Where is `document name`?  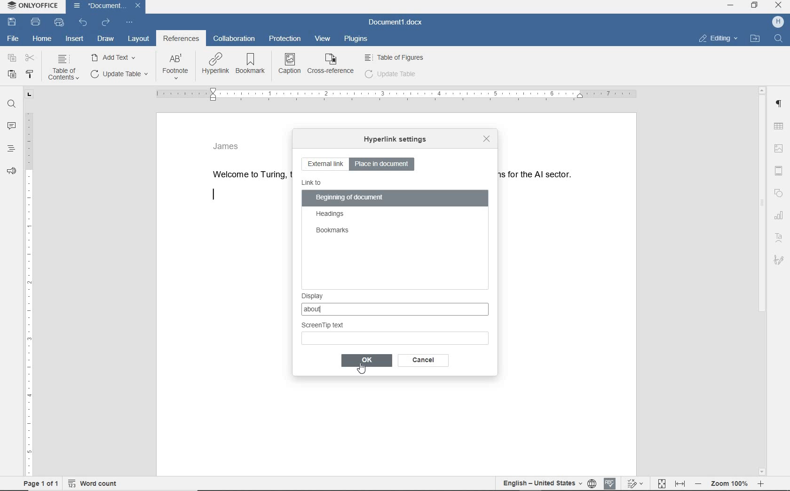 document name is located at coordinates (395, 22).